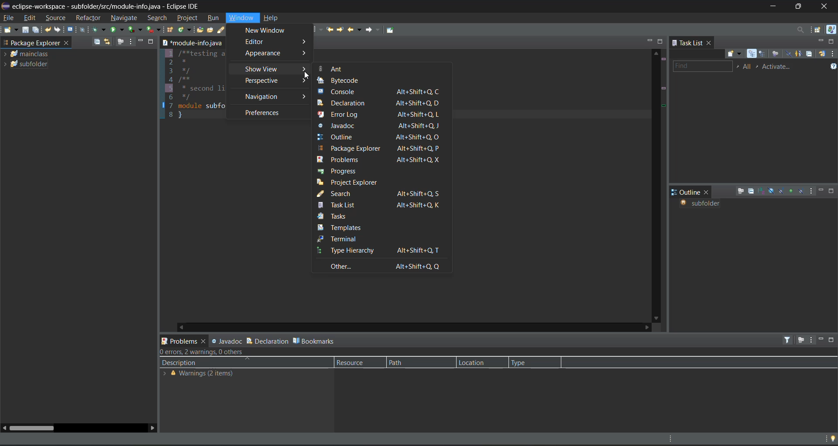 This screenshot has width=838, height=446. I want to click on view menu, so click(132, 41).